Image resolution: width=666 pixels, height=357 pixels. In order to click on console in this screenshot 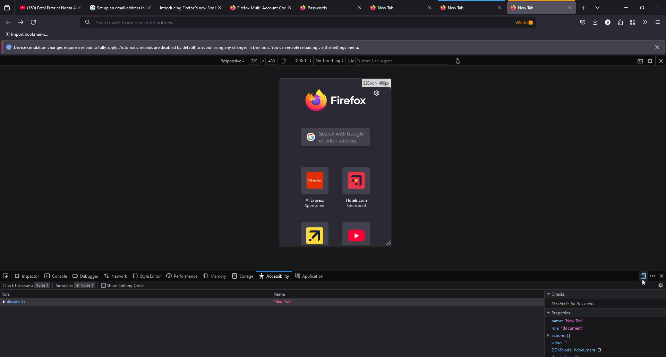, I will do `click(57, 276)`.